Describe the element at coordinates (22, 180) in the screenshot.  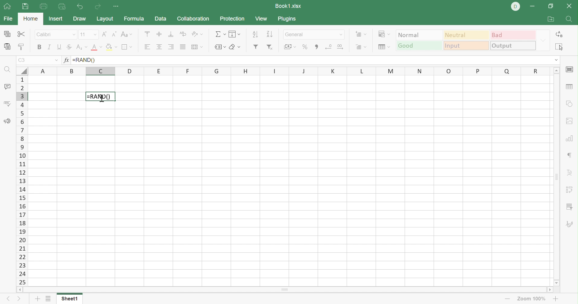
I see `Row names` at that location.